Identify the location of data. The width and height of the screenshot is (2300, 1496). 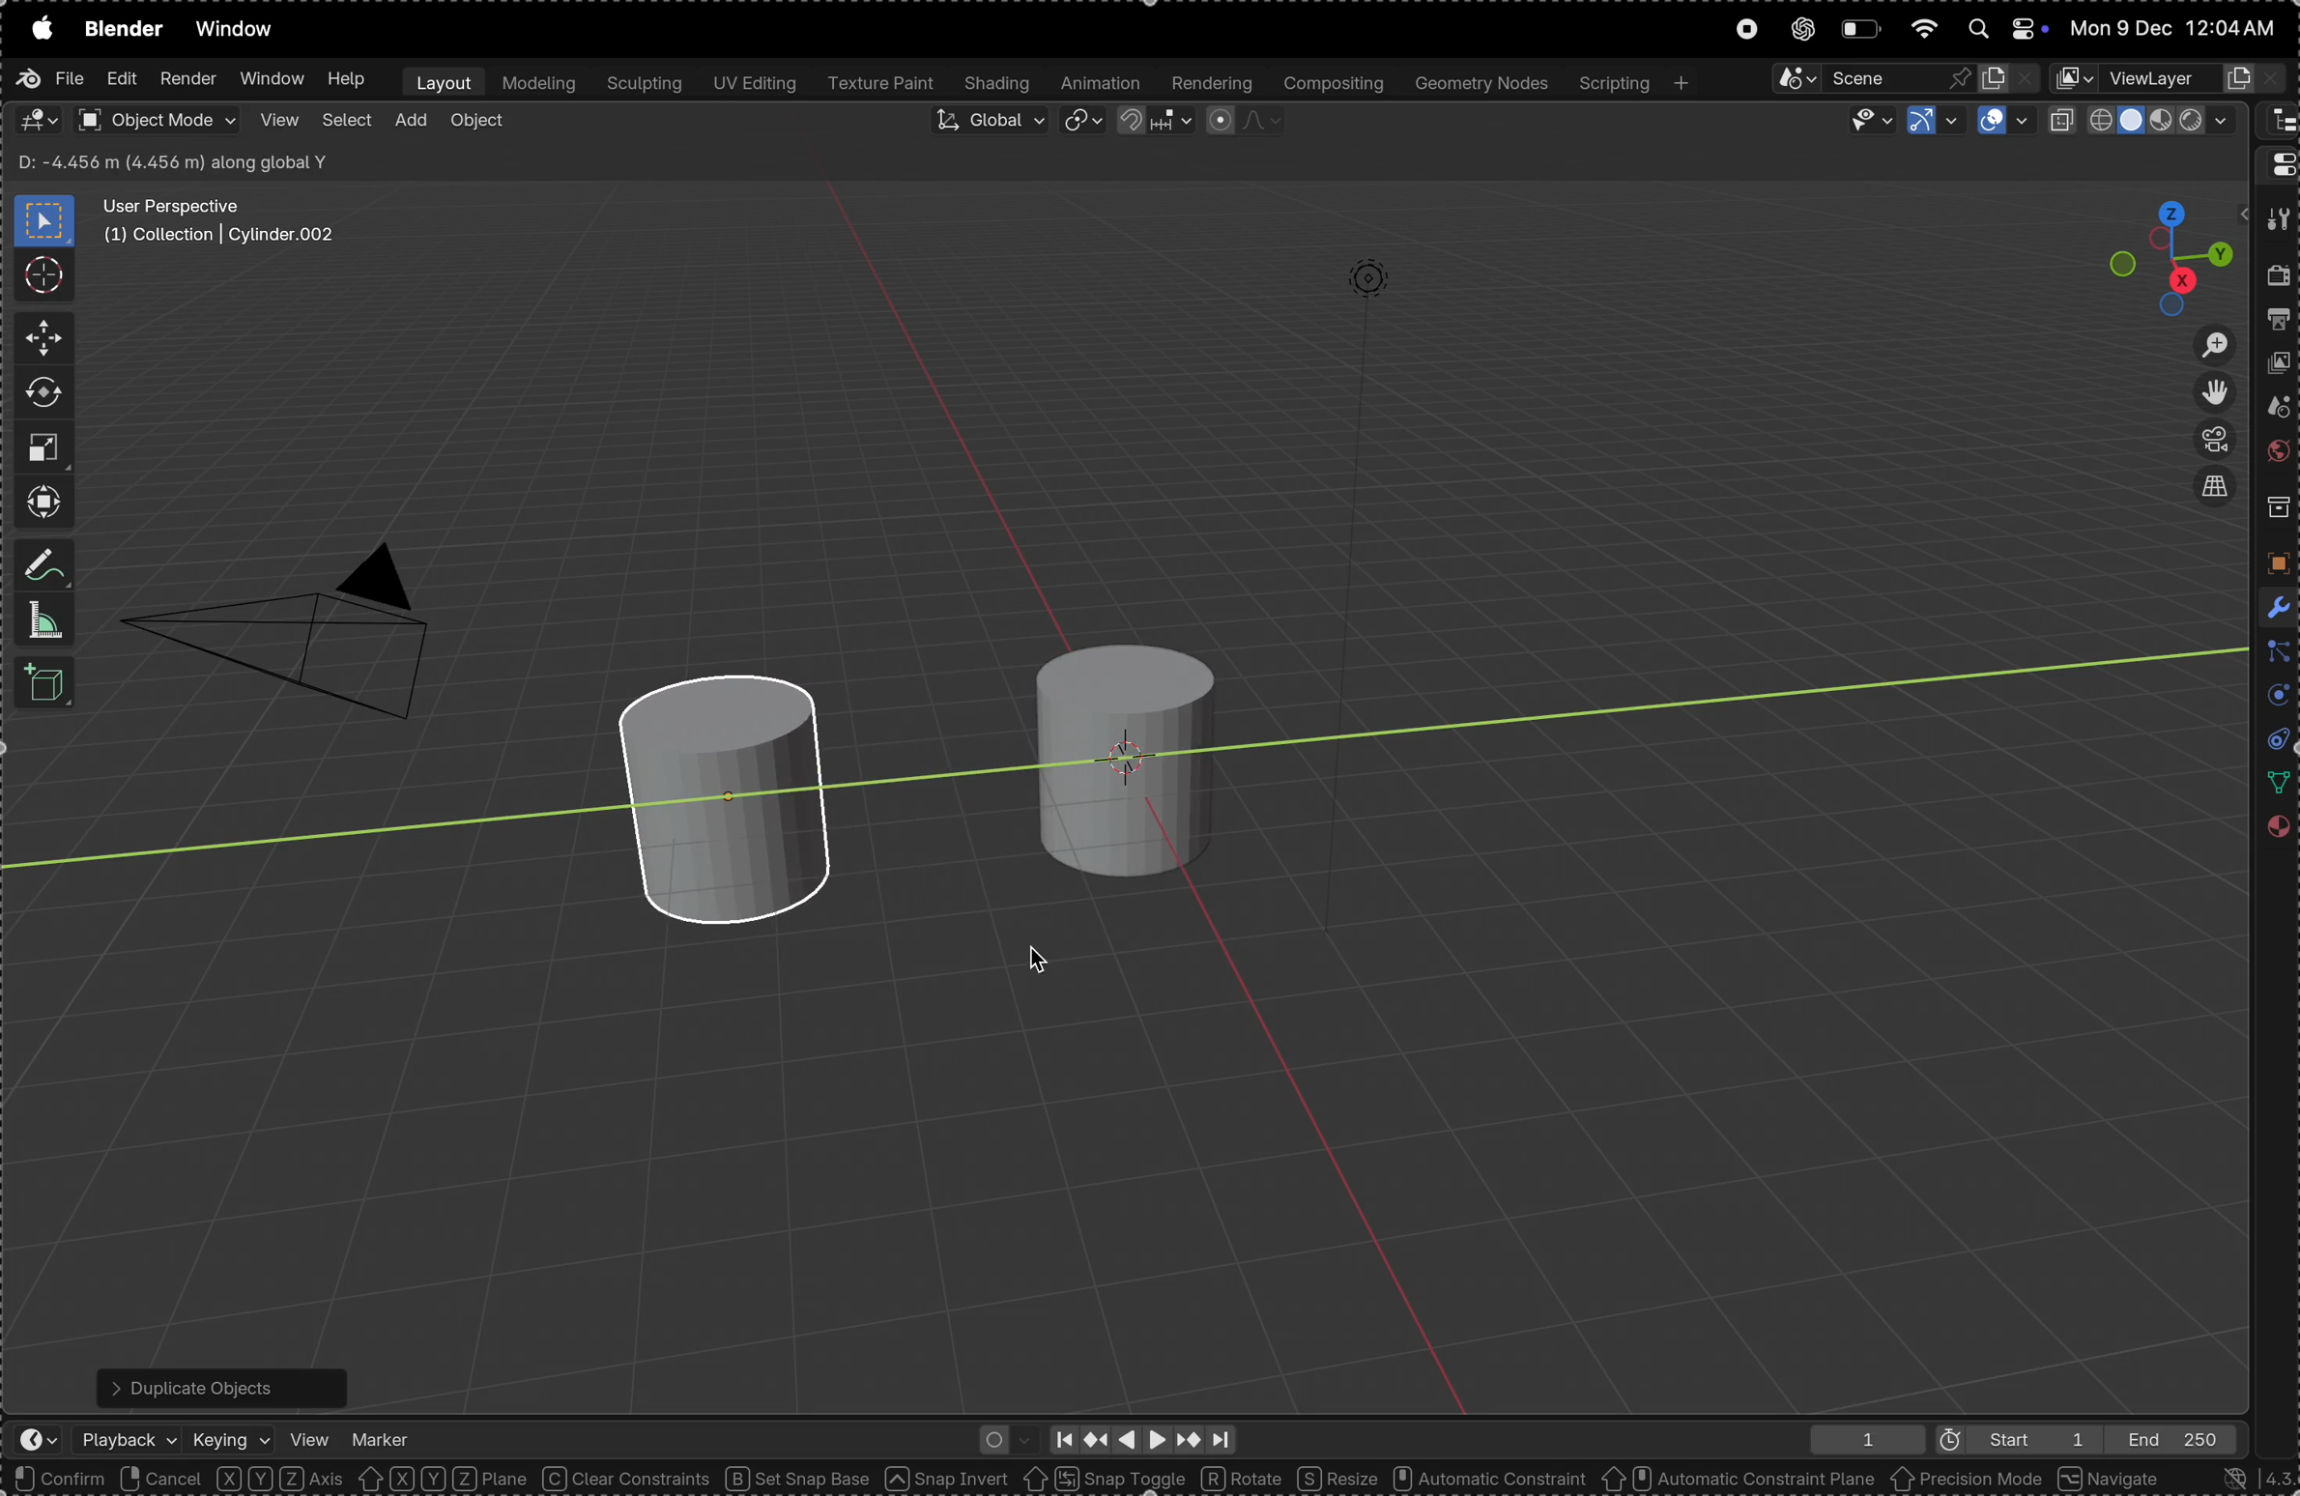
(2273, 783).